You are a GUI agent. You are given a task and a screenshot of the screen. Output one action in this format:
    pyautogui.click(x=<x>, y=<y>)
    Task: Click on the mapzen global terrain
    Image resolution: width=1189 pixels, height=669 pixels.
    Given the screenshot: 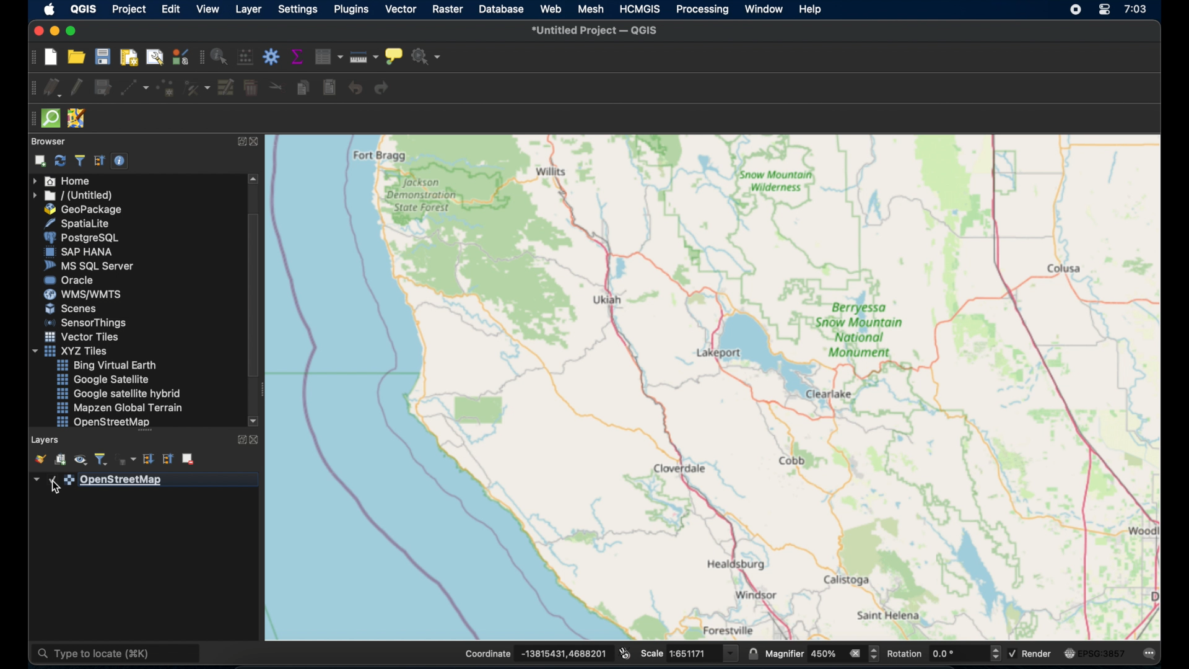 What is the action you would take?
    pyautogui.click(x=121, y=408)
    